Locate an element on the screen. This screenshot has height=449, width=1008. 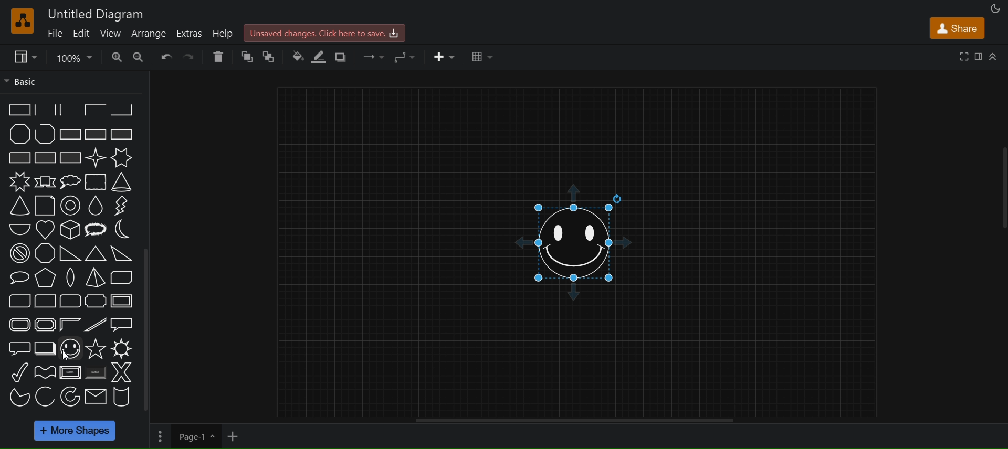
rectangle with horizontal fill is located at coordinates (123, 133).